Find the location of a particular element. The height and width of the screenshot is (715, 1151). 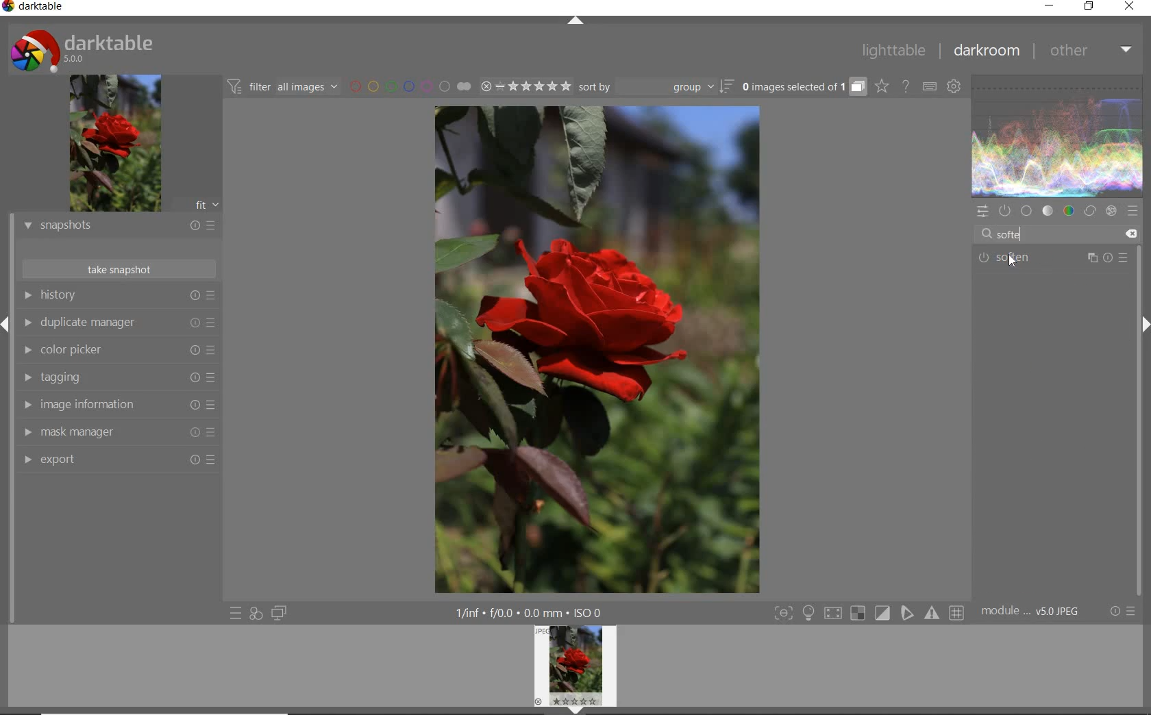

Softe is located at coordinates (1015, 234).